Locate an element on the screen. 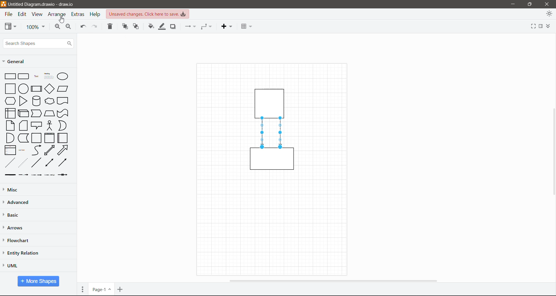 Image resolution: width=556 pixels, height=296 pixels. Zoom is located at coordinates (36, 27).